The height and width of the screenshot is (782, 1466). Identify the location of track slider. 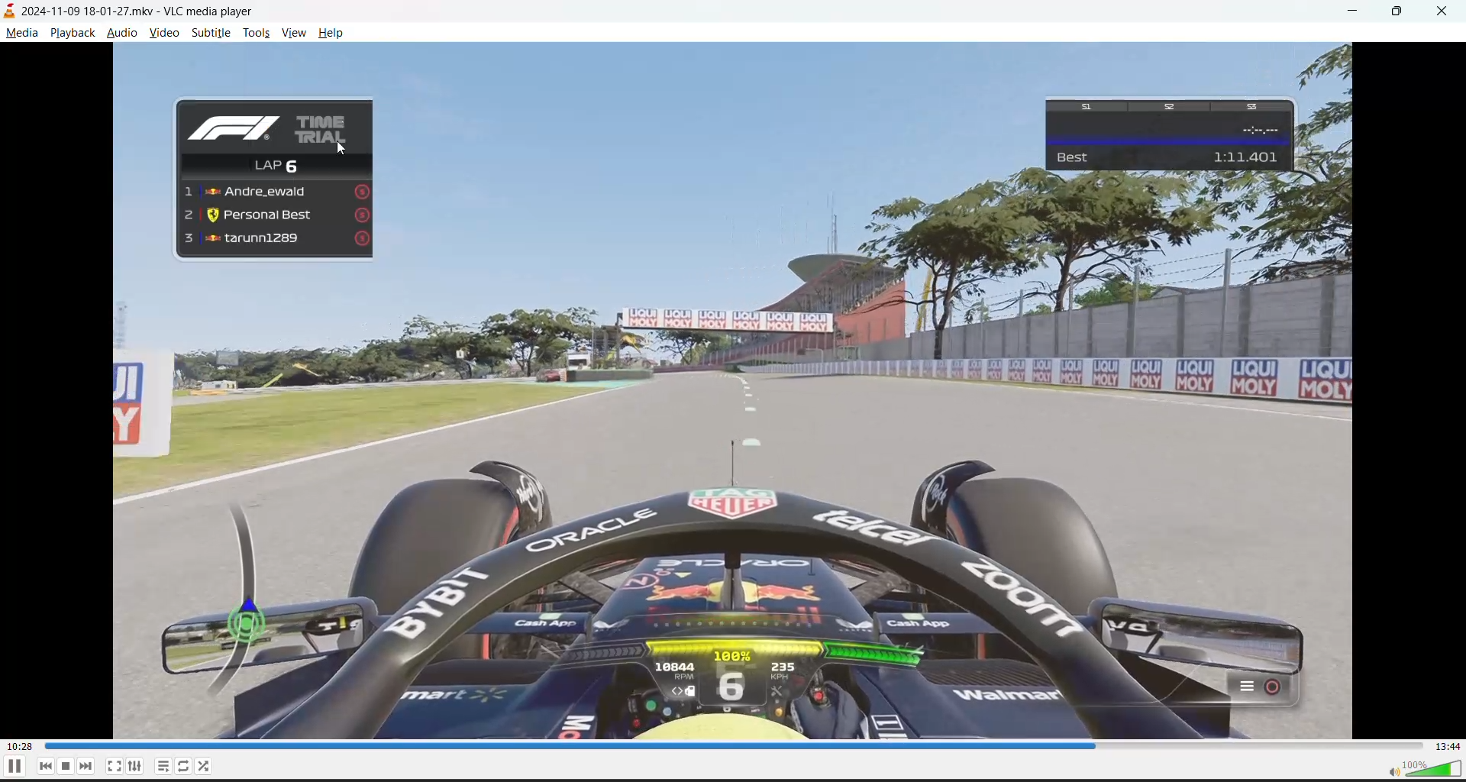
(729, 746).